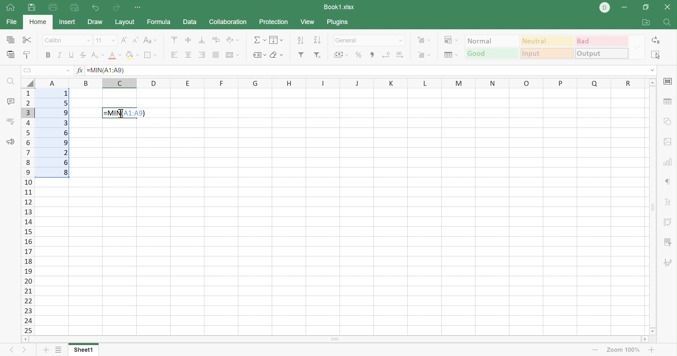 Image resolution: width=677 pixels, height=356 pixels. I want to click on Increase decimal, so click(401, 54).